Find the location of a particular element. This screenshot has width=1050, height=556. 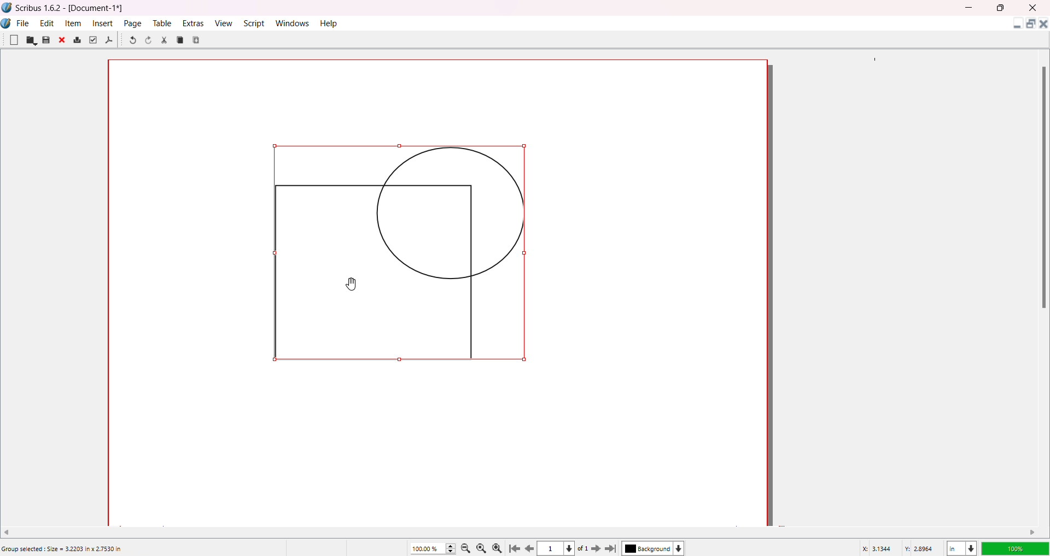

Save is located at coordinates (46, 40).